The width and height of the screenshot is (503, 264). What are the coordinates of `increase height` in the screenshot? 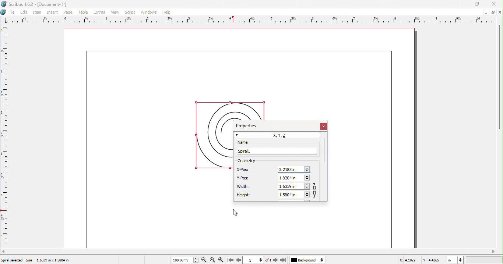 It's located at (307, 193).